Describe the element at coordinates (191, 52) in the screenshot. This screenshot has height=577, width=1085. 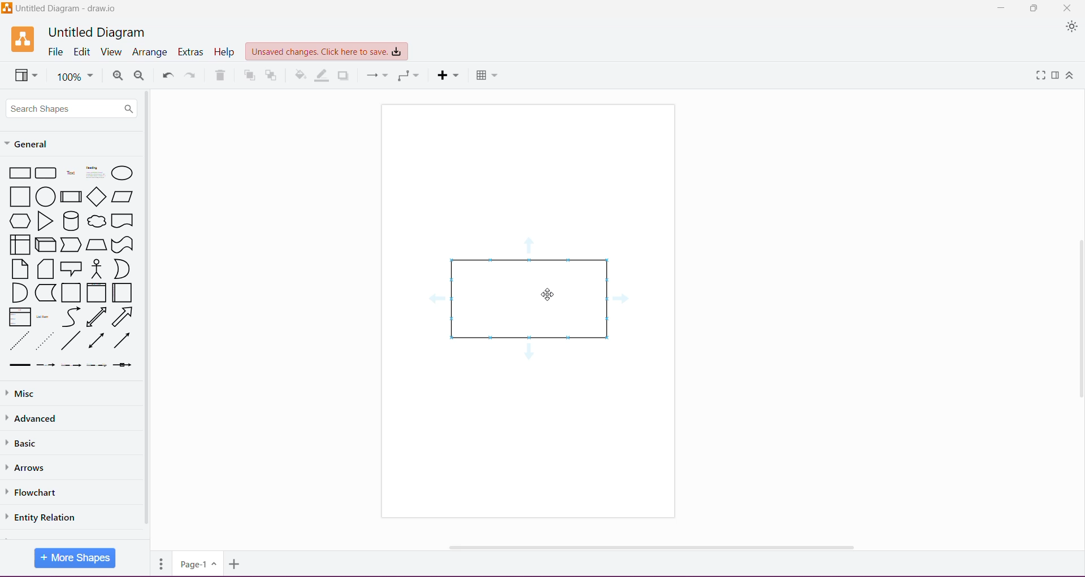
I see `Extras` at that location.